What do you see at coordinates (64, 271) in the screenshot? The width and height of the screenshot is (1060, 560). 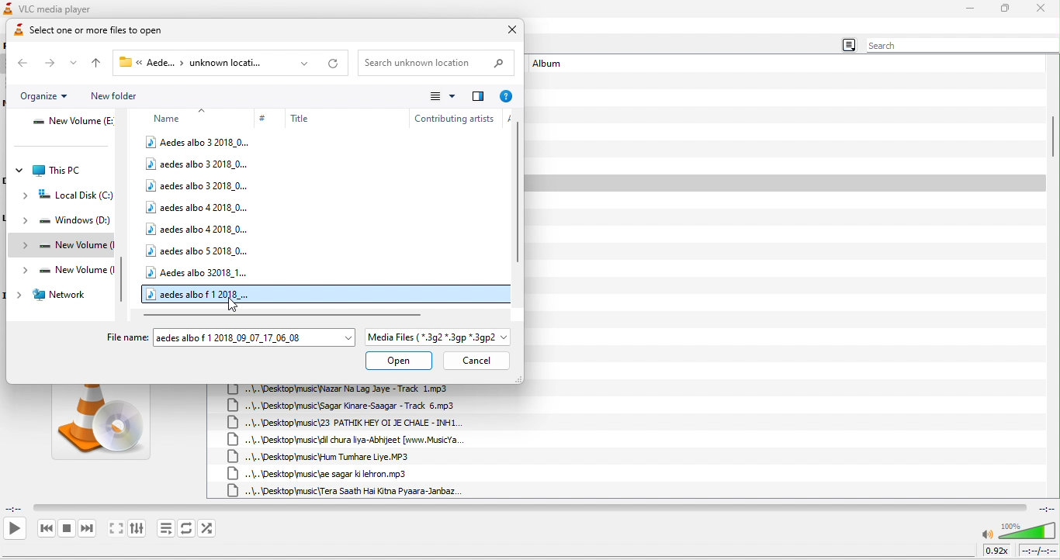 I see `new volume (I` at bounding box center [64, 271].